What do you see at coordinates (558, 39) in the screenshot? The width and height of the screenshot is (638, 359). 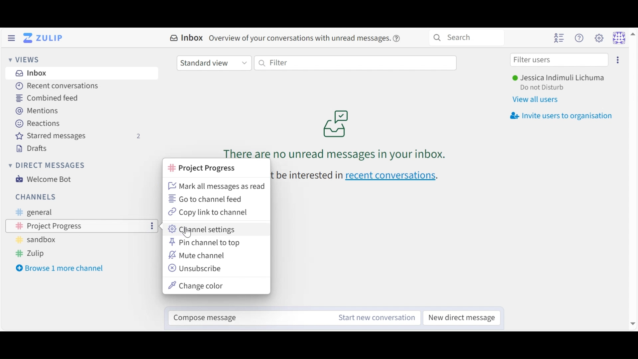 I see `Hide user list` at bounding box center [558, 39].